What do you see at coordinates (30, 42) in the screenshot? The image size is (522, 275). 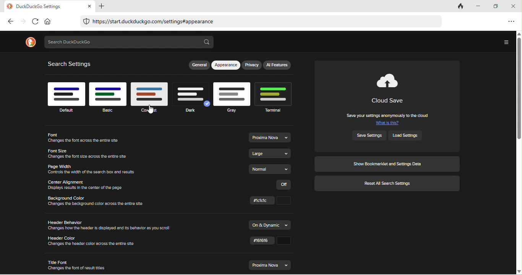 I see `logo` at bounding box center [30, 42].